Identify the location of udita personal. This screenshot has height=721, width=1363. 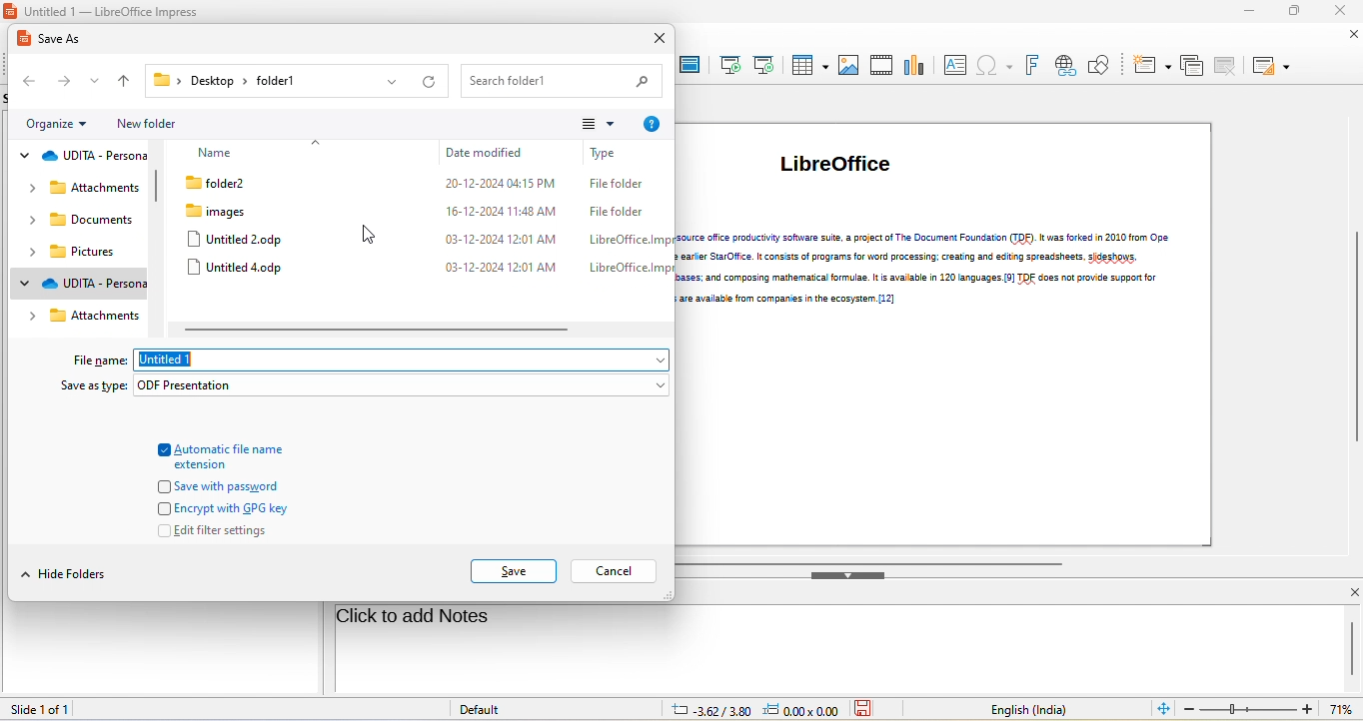
(85, 156).